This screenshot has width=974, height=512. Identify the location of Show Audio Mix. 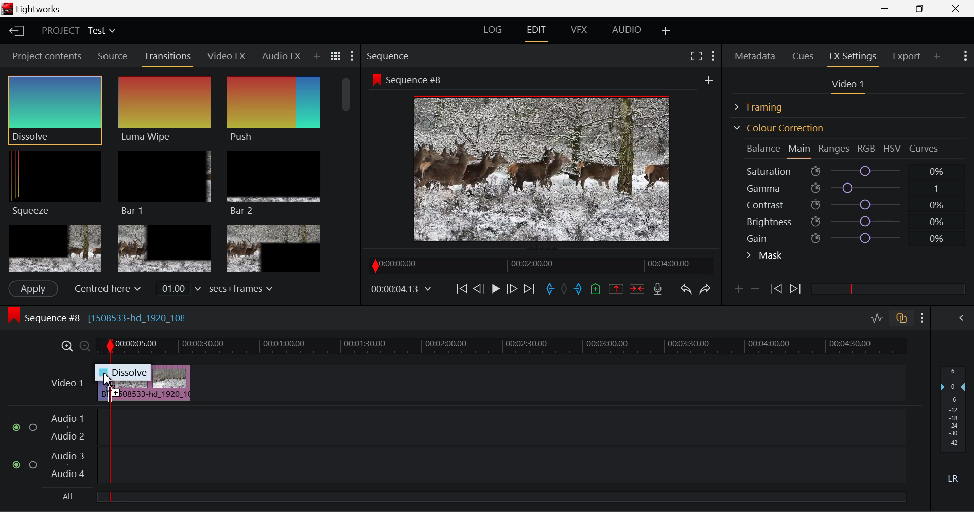
(962, 317).